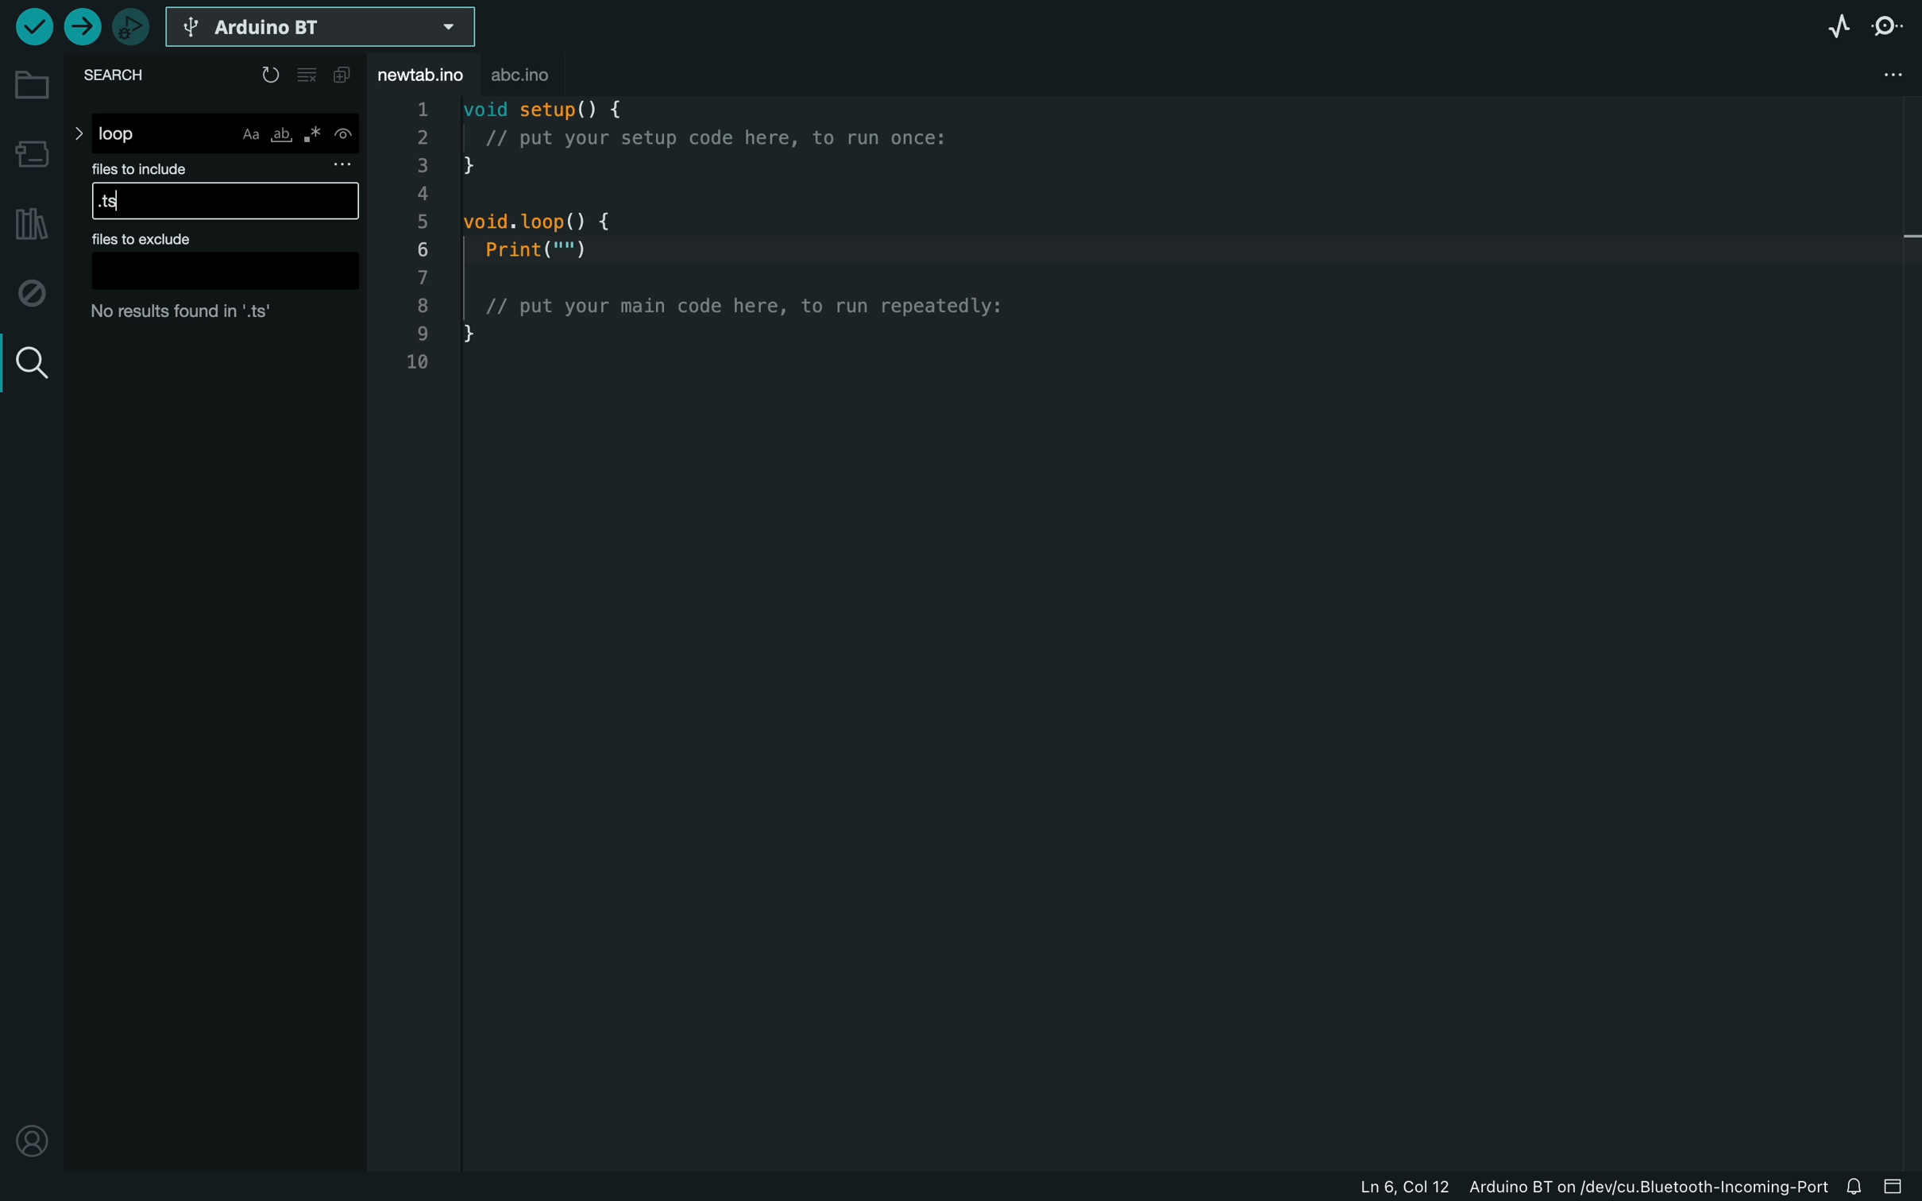 The image size is (1922, 1201). Describe the element at coordinates (123, 76) in the screenshot. I see `search` at that location.